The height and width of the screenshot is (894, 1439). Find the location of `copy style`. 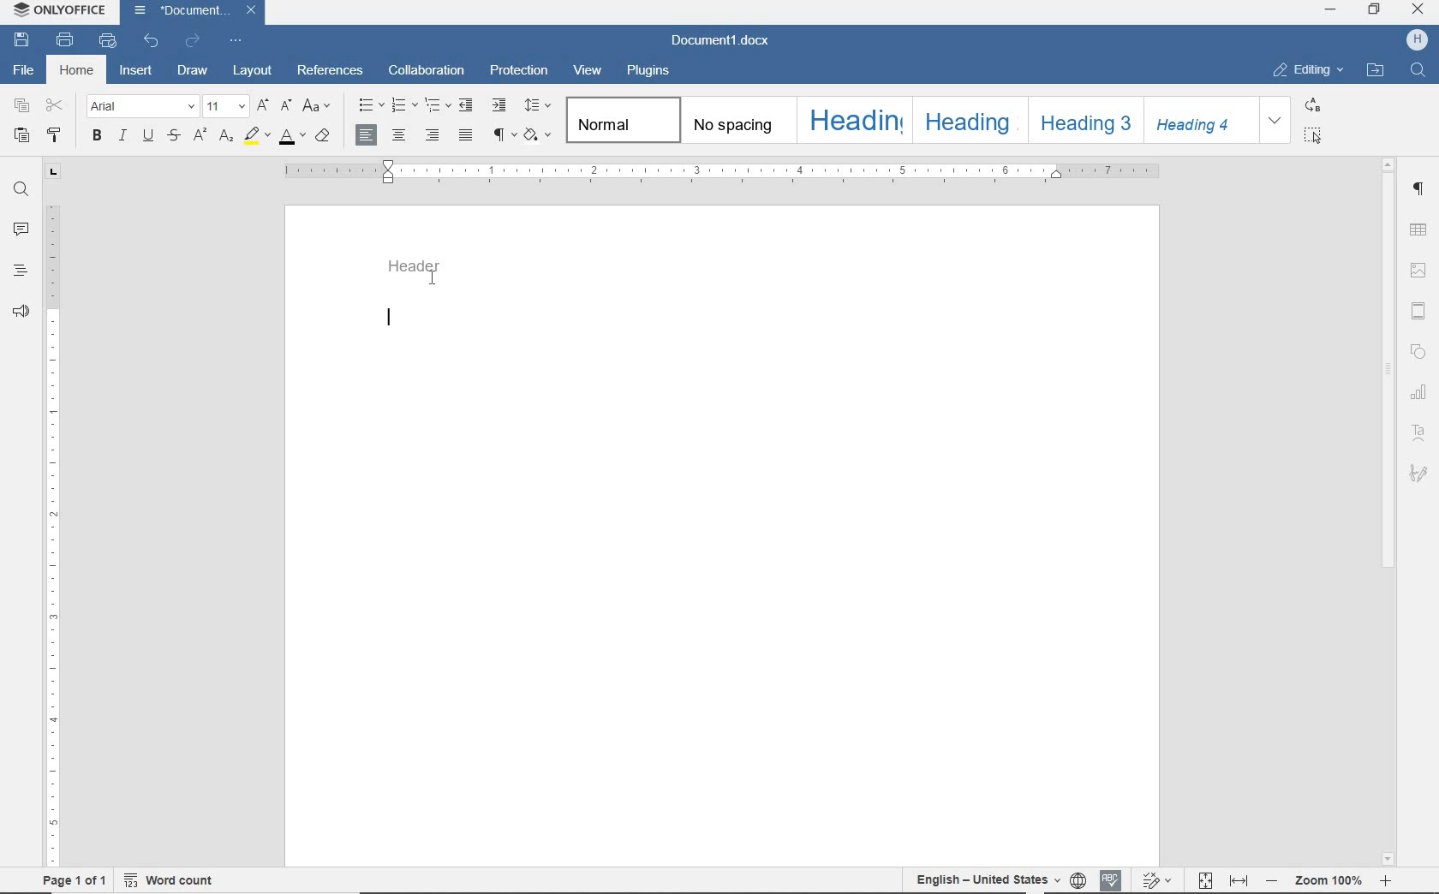

copy style is located at coordinates (57, 134).